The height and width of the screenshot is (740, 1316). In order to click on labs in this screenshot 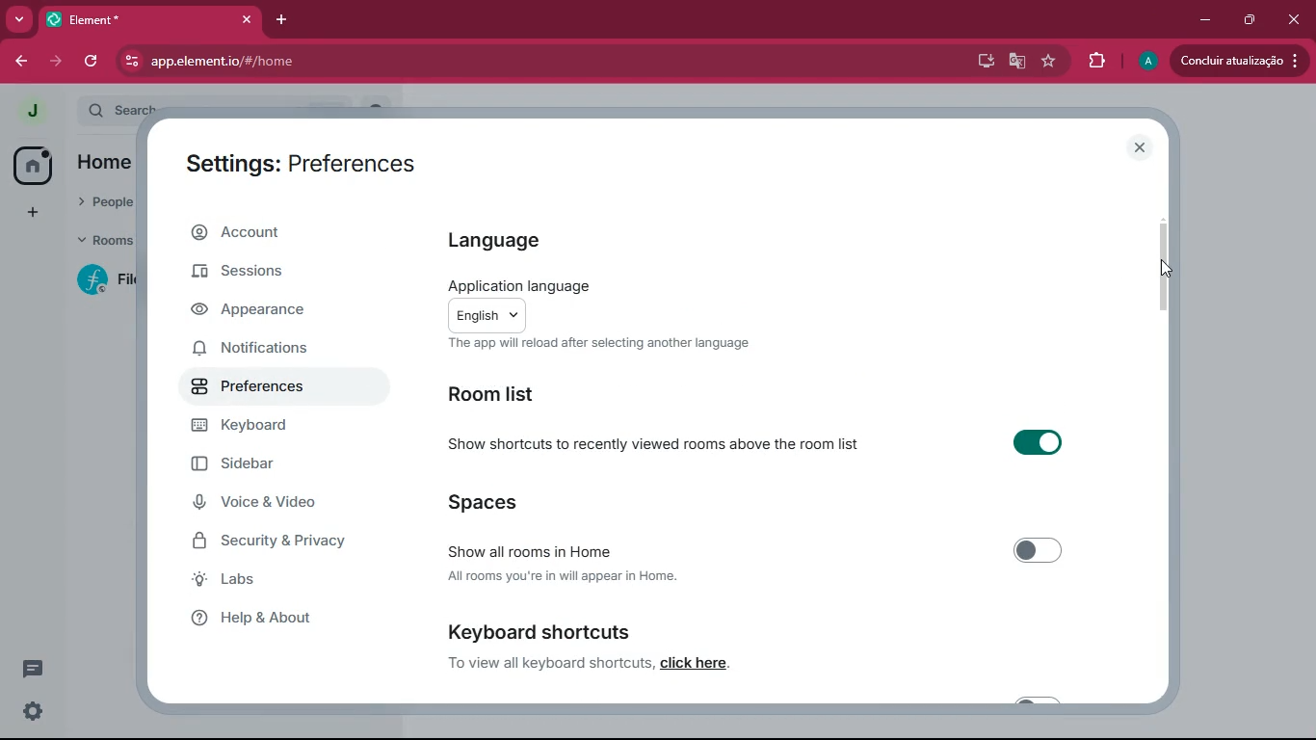, I will do `click(273, 583)`.